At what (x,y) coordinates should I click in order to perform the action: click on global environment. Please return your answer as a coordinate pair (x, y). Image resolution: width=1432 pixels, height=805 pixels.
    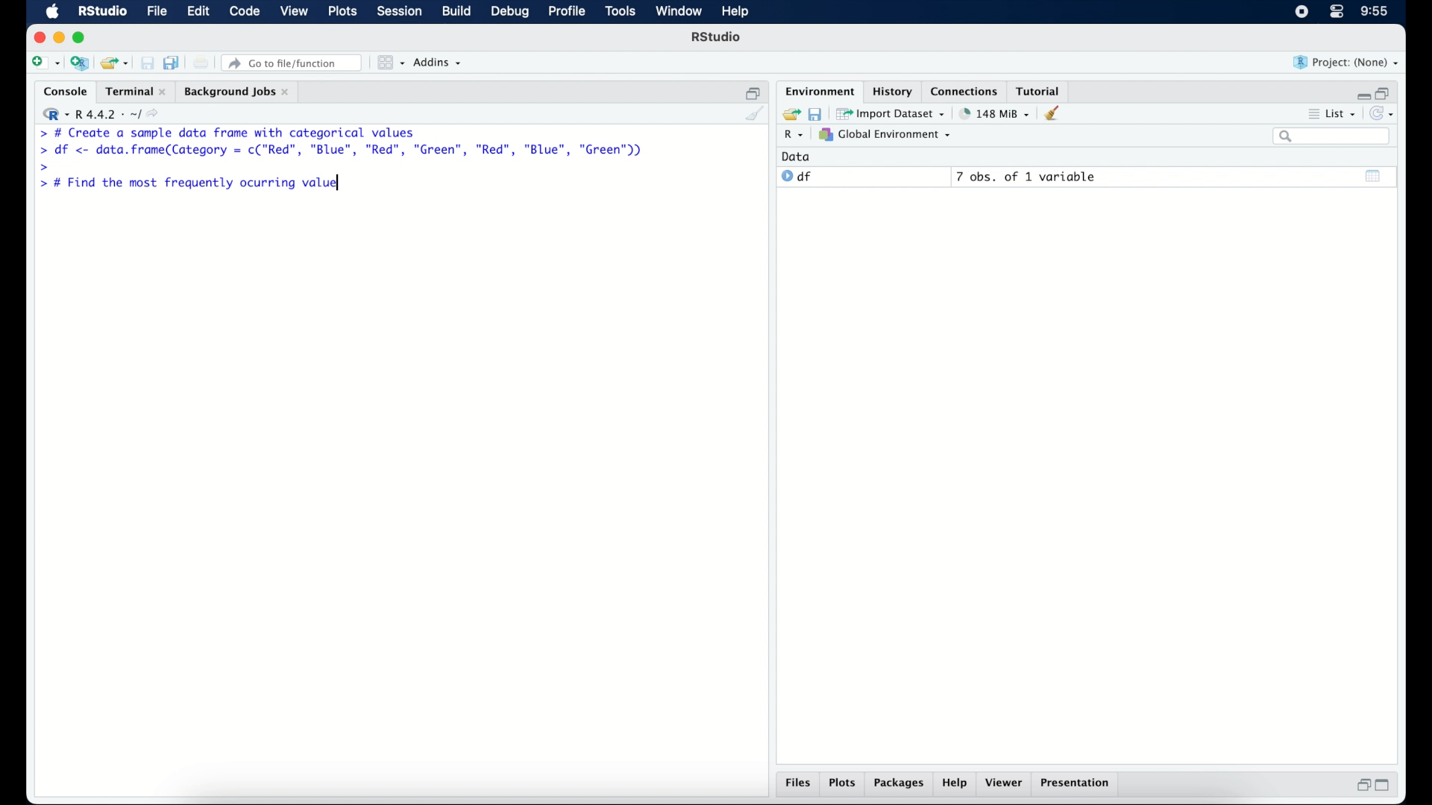
    Looking at the image, I should click on (890, 135).